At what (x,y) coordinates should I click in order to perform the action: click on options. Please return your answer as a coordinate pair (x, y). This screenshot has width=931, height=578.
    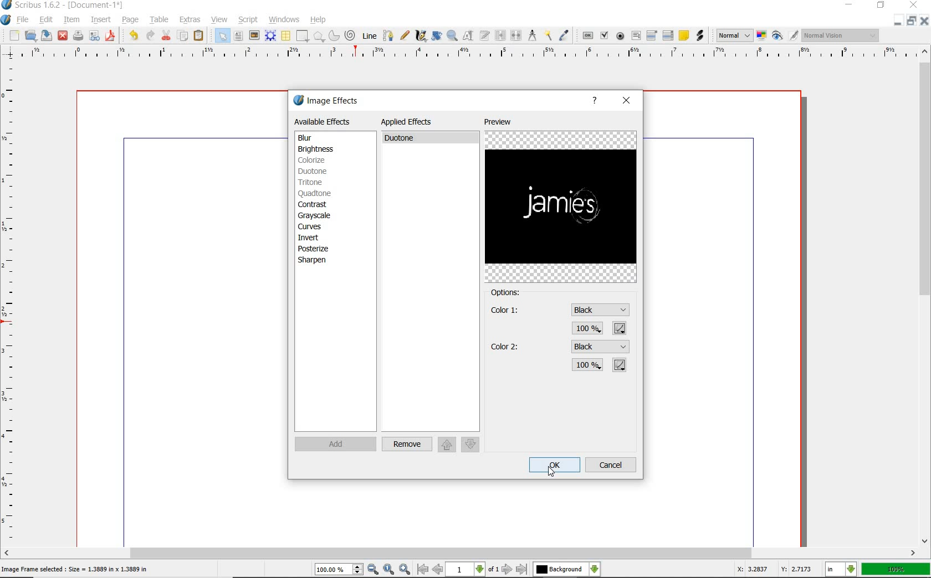
    Looking at the image, I should click on (505, 295).